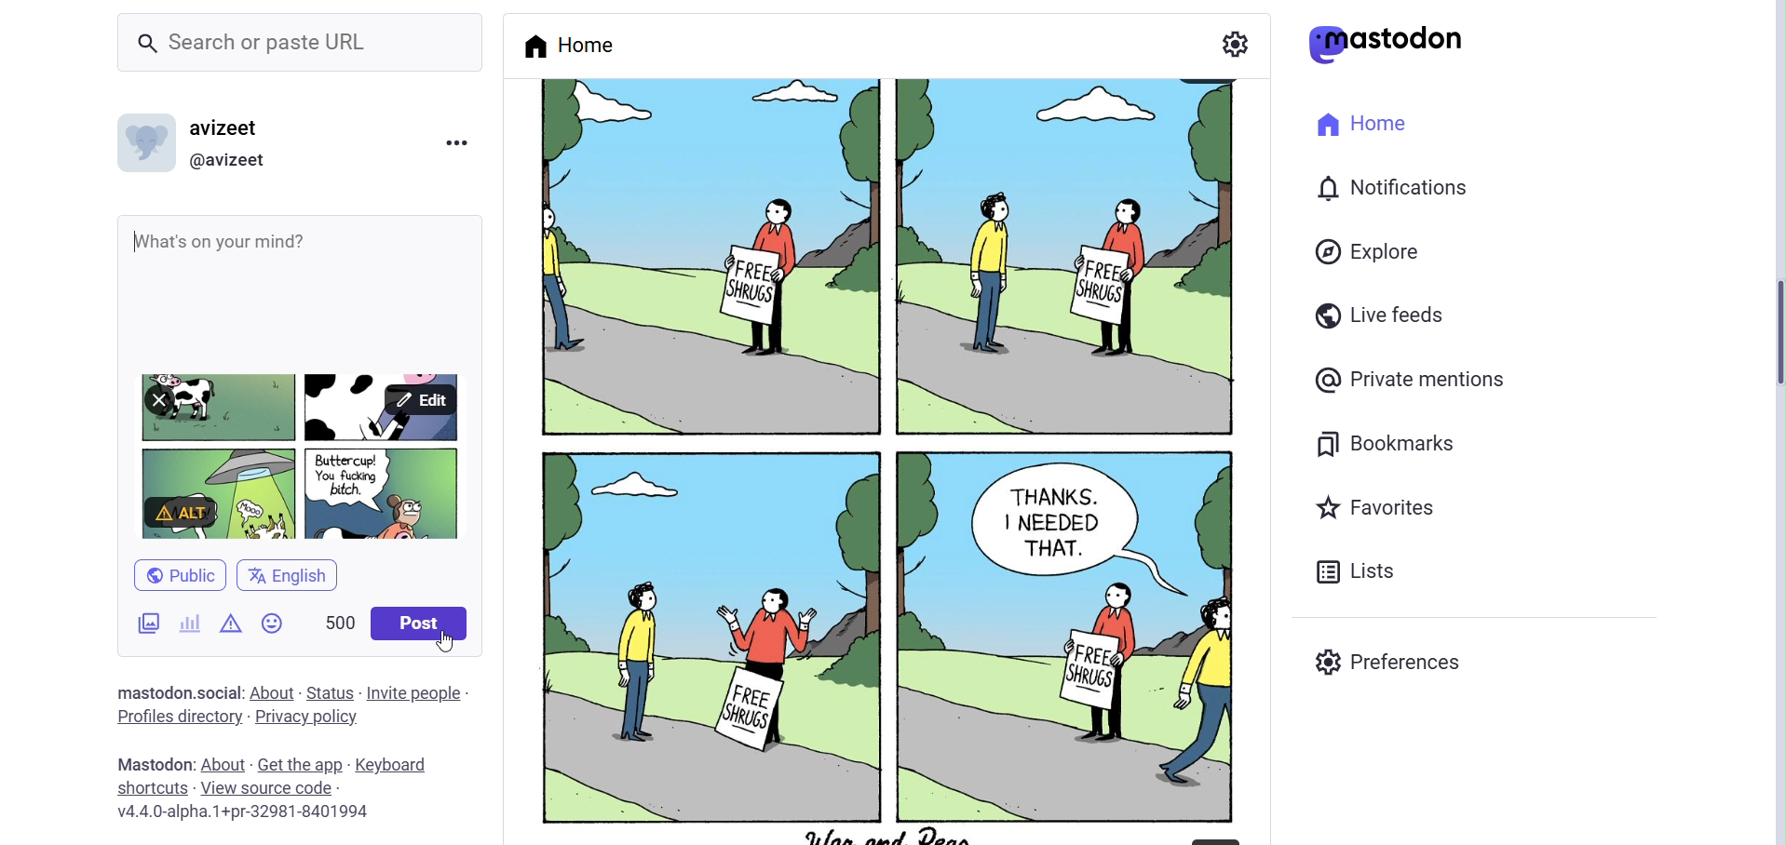 This screenshot has height=845, width=1786. What do you see at coordinates (240, 231) in the screenshot?
I see `whats on your mind` at bounding box center [240, 231].